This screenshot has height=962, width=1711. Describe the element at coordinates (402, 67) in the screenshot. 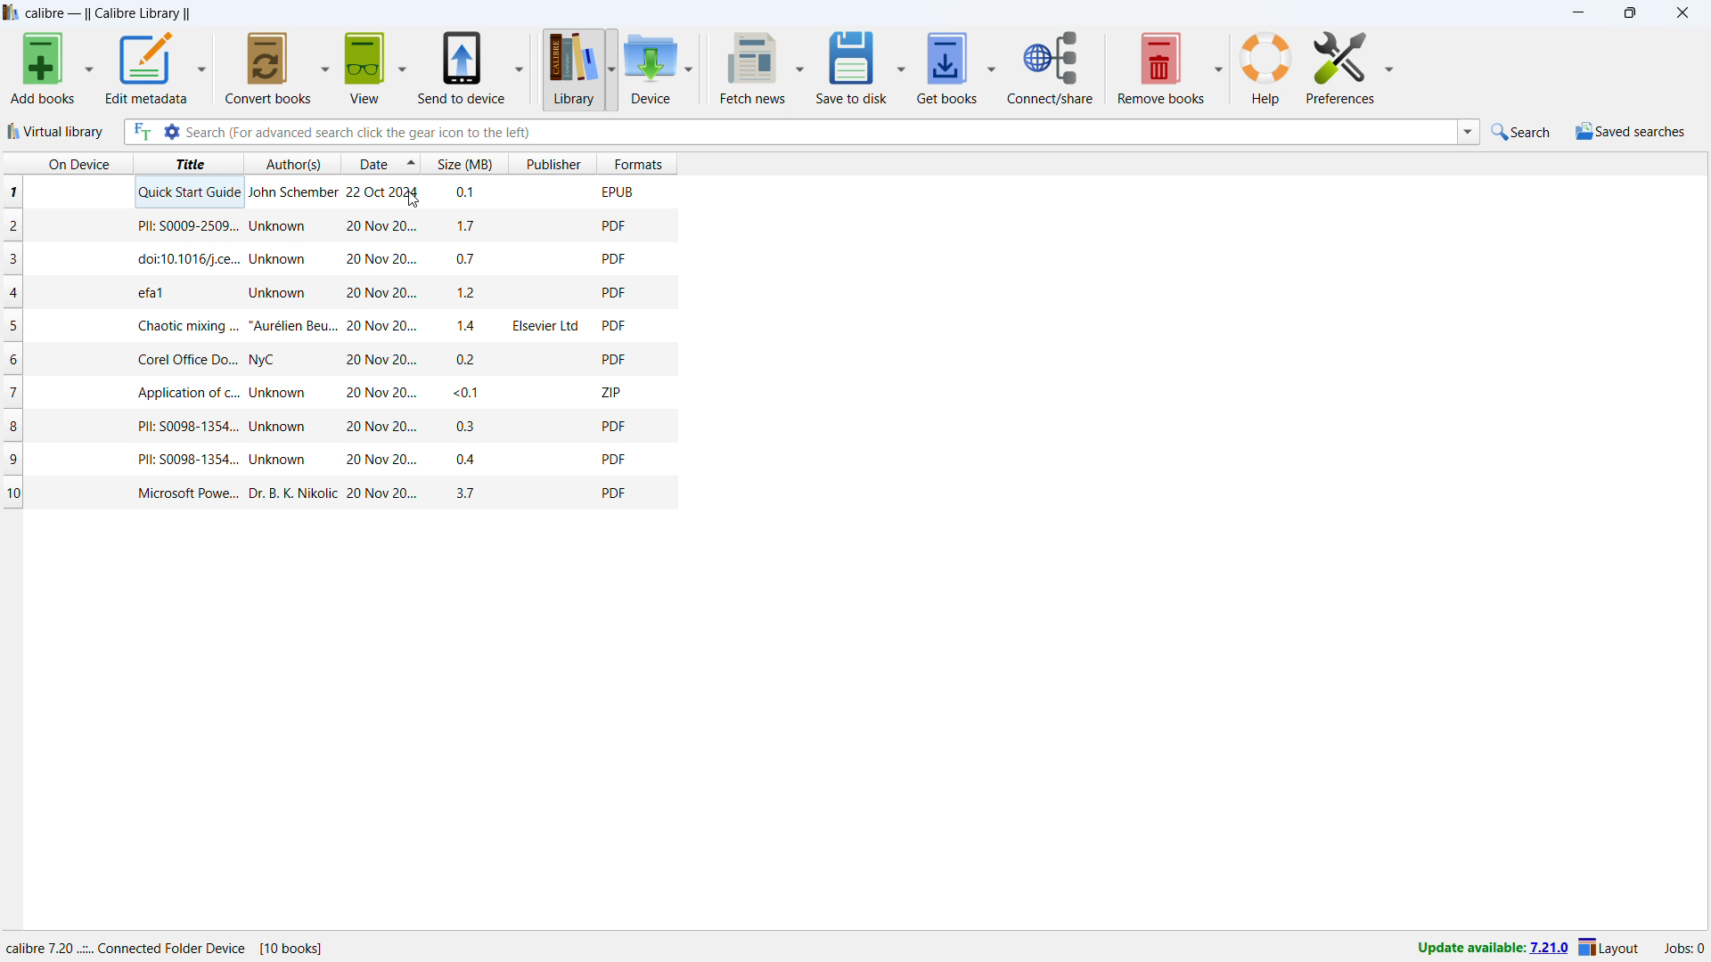

I see `view options` at that location.